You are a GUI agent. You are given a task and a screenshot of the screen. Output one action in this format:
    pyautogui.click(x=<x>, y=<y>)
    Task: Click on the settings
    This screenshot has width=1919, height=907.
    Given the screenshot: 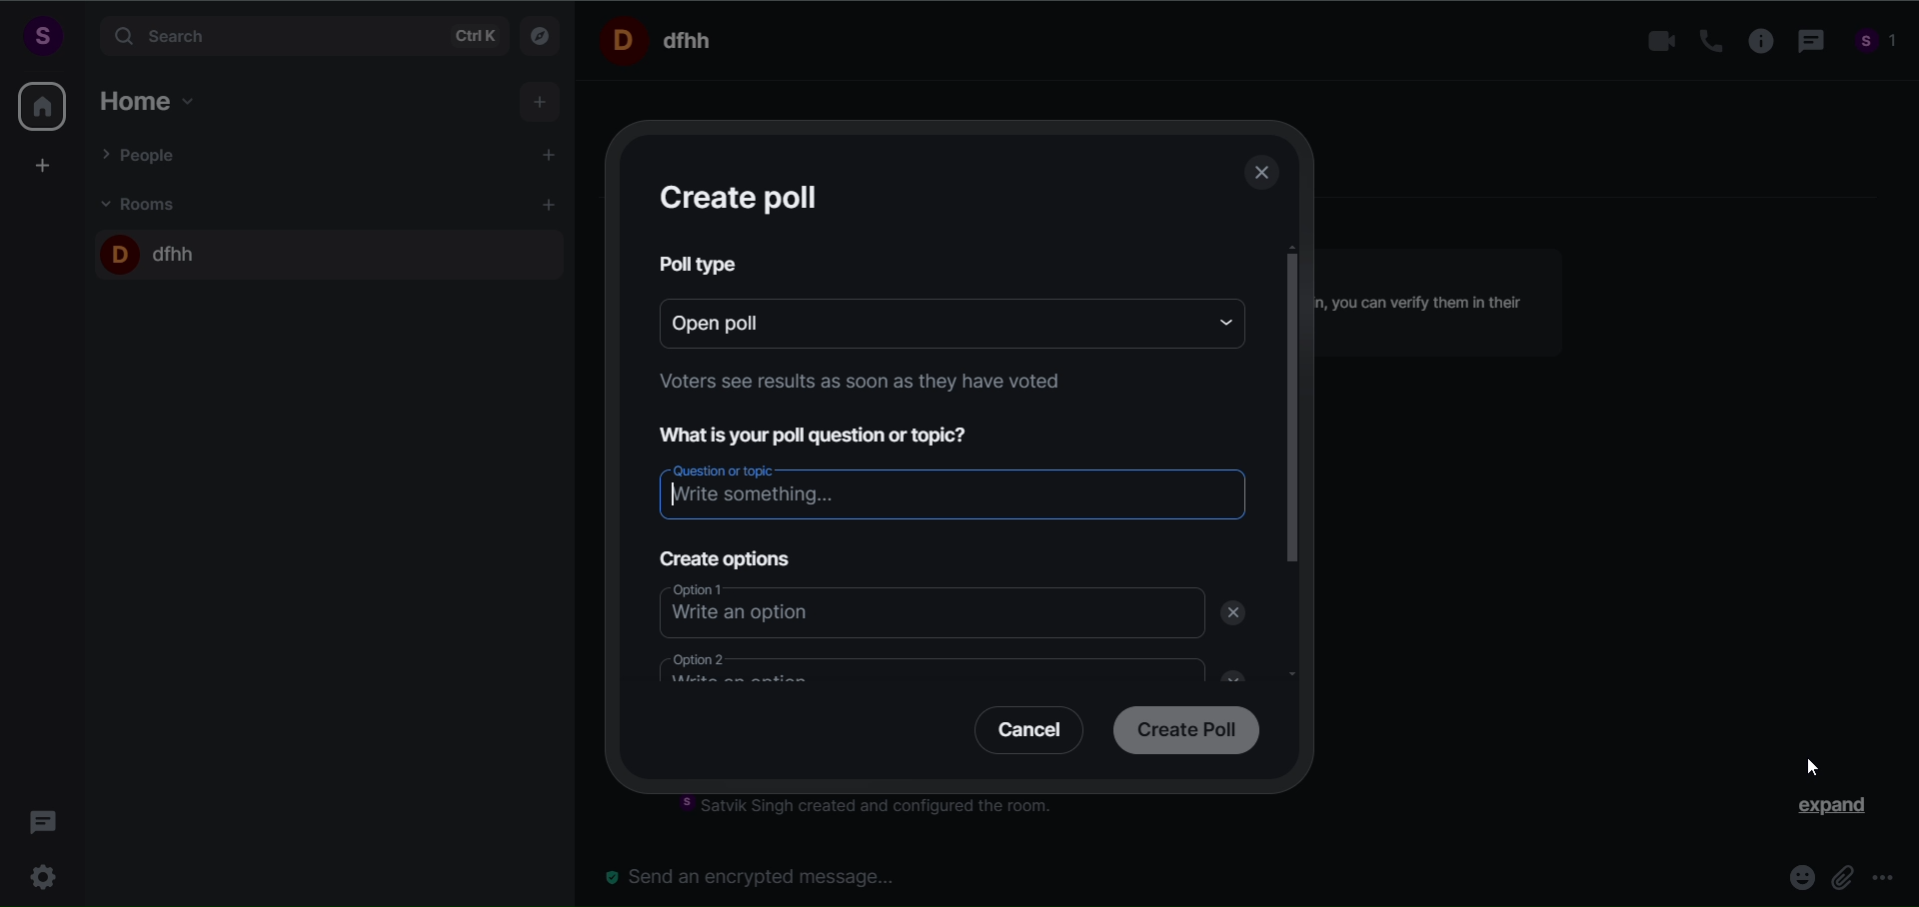 What is the action you would take?
    pyautogui.click(x=48, y=874)
    